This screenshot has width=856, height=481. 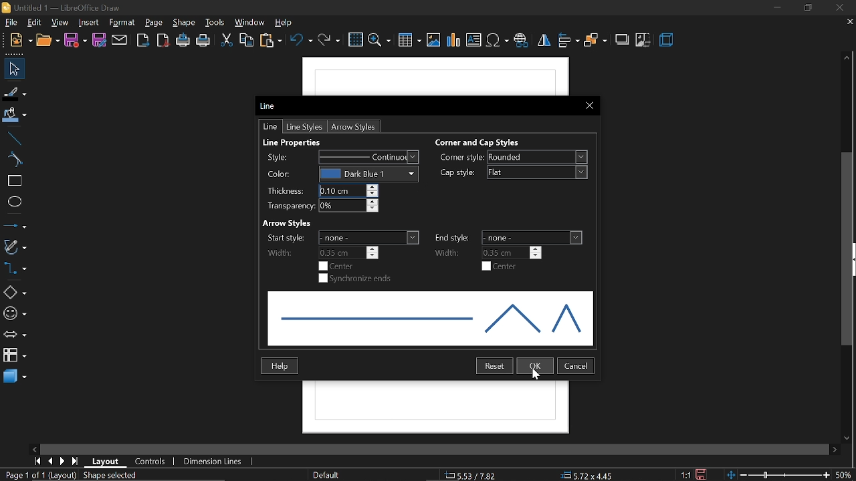 What do you see at coordinates (183, 41) in the screenshot?
I see `print directly` at bounding box center [183, 41].